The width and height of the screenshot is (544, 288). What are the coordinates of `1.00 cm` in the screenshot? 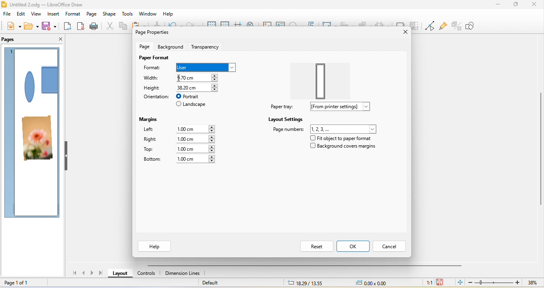 It's located at (198, 160).